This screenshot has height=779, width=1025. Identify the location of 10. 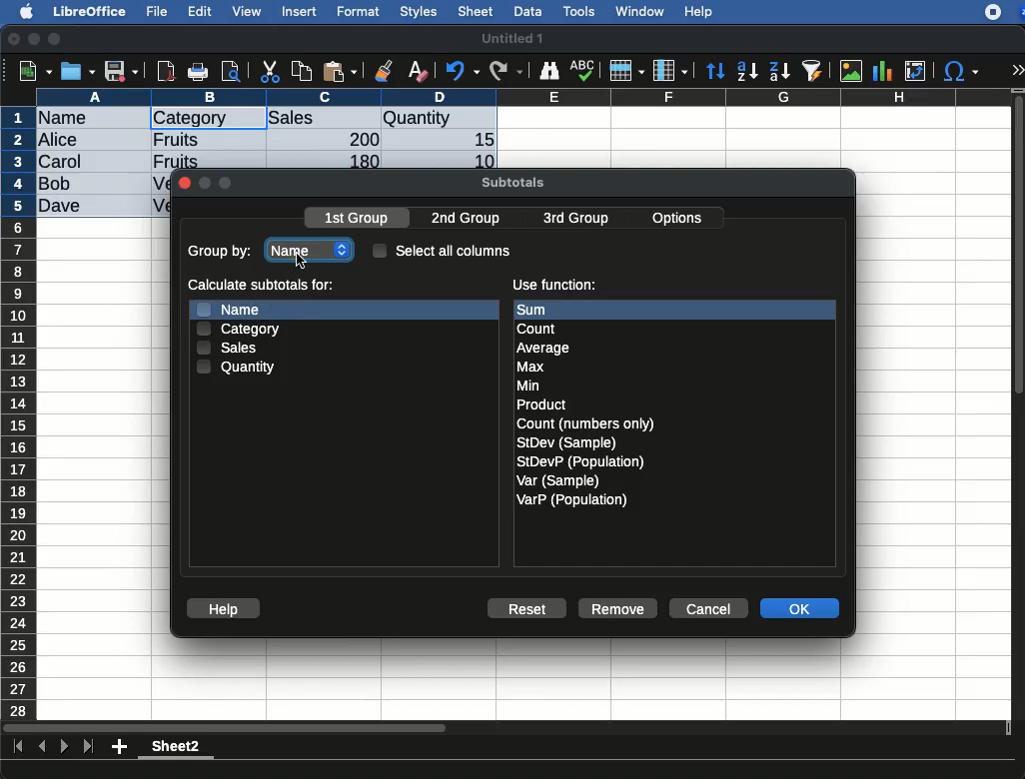
(479, 160).